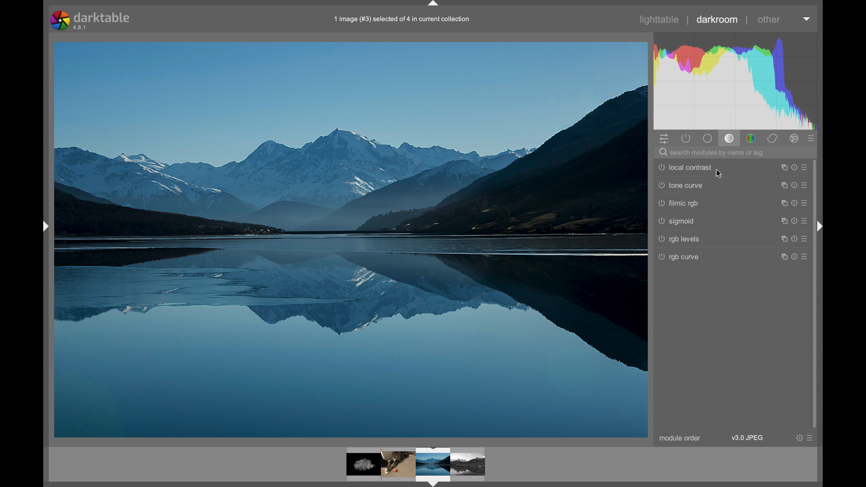  What do you see at coordinates (717, 174) in the screenshot?
I see `cursor` at bounding box center [717, 174].